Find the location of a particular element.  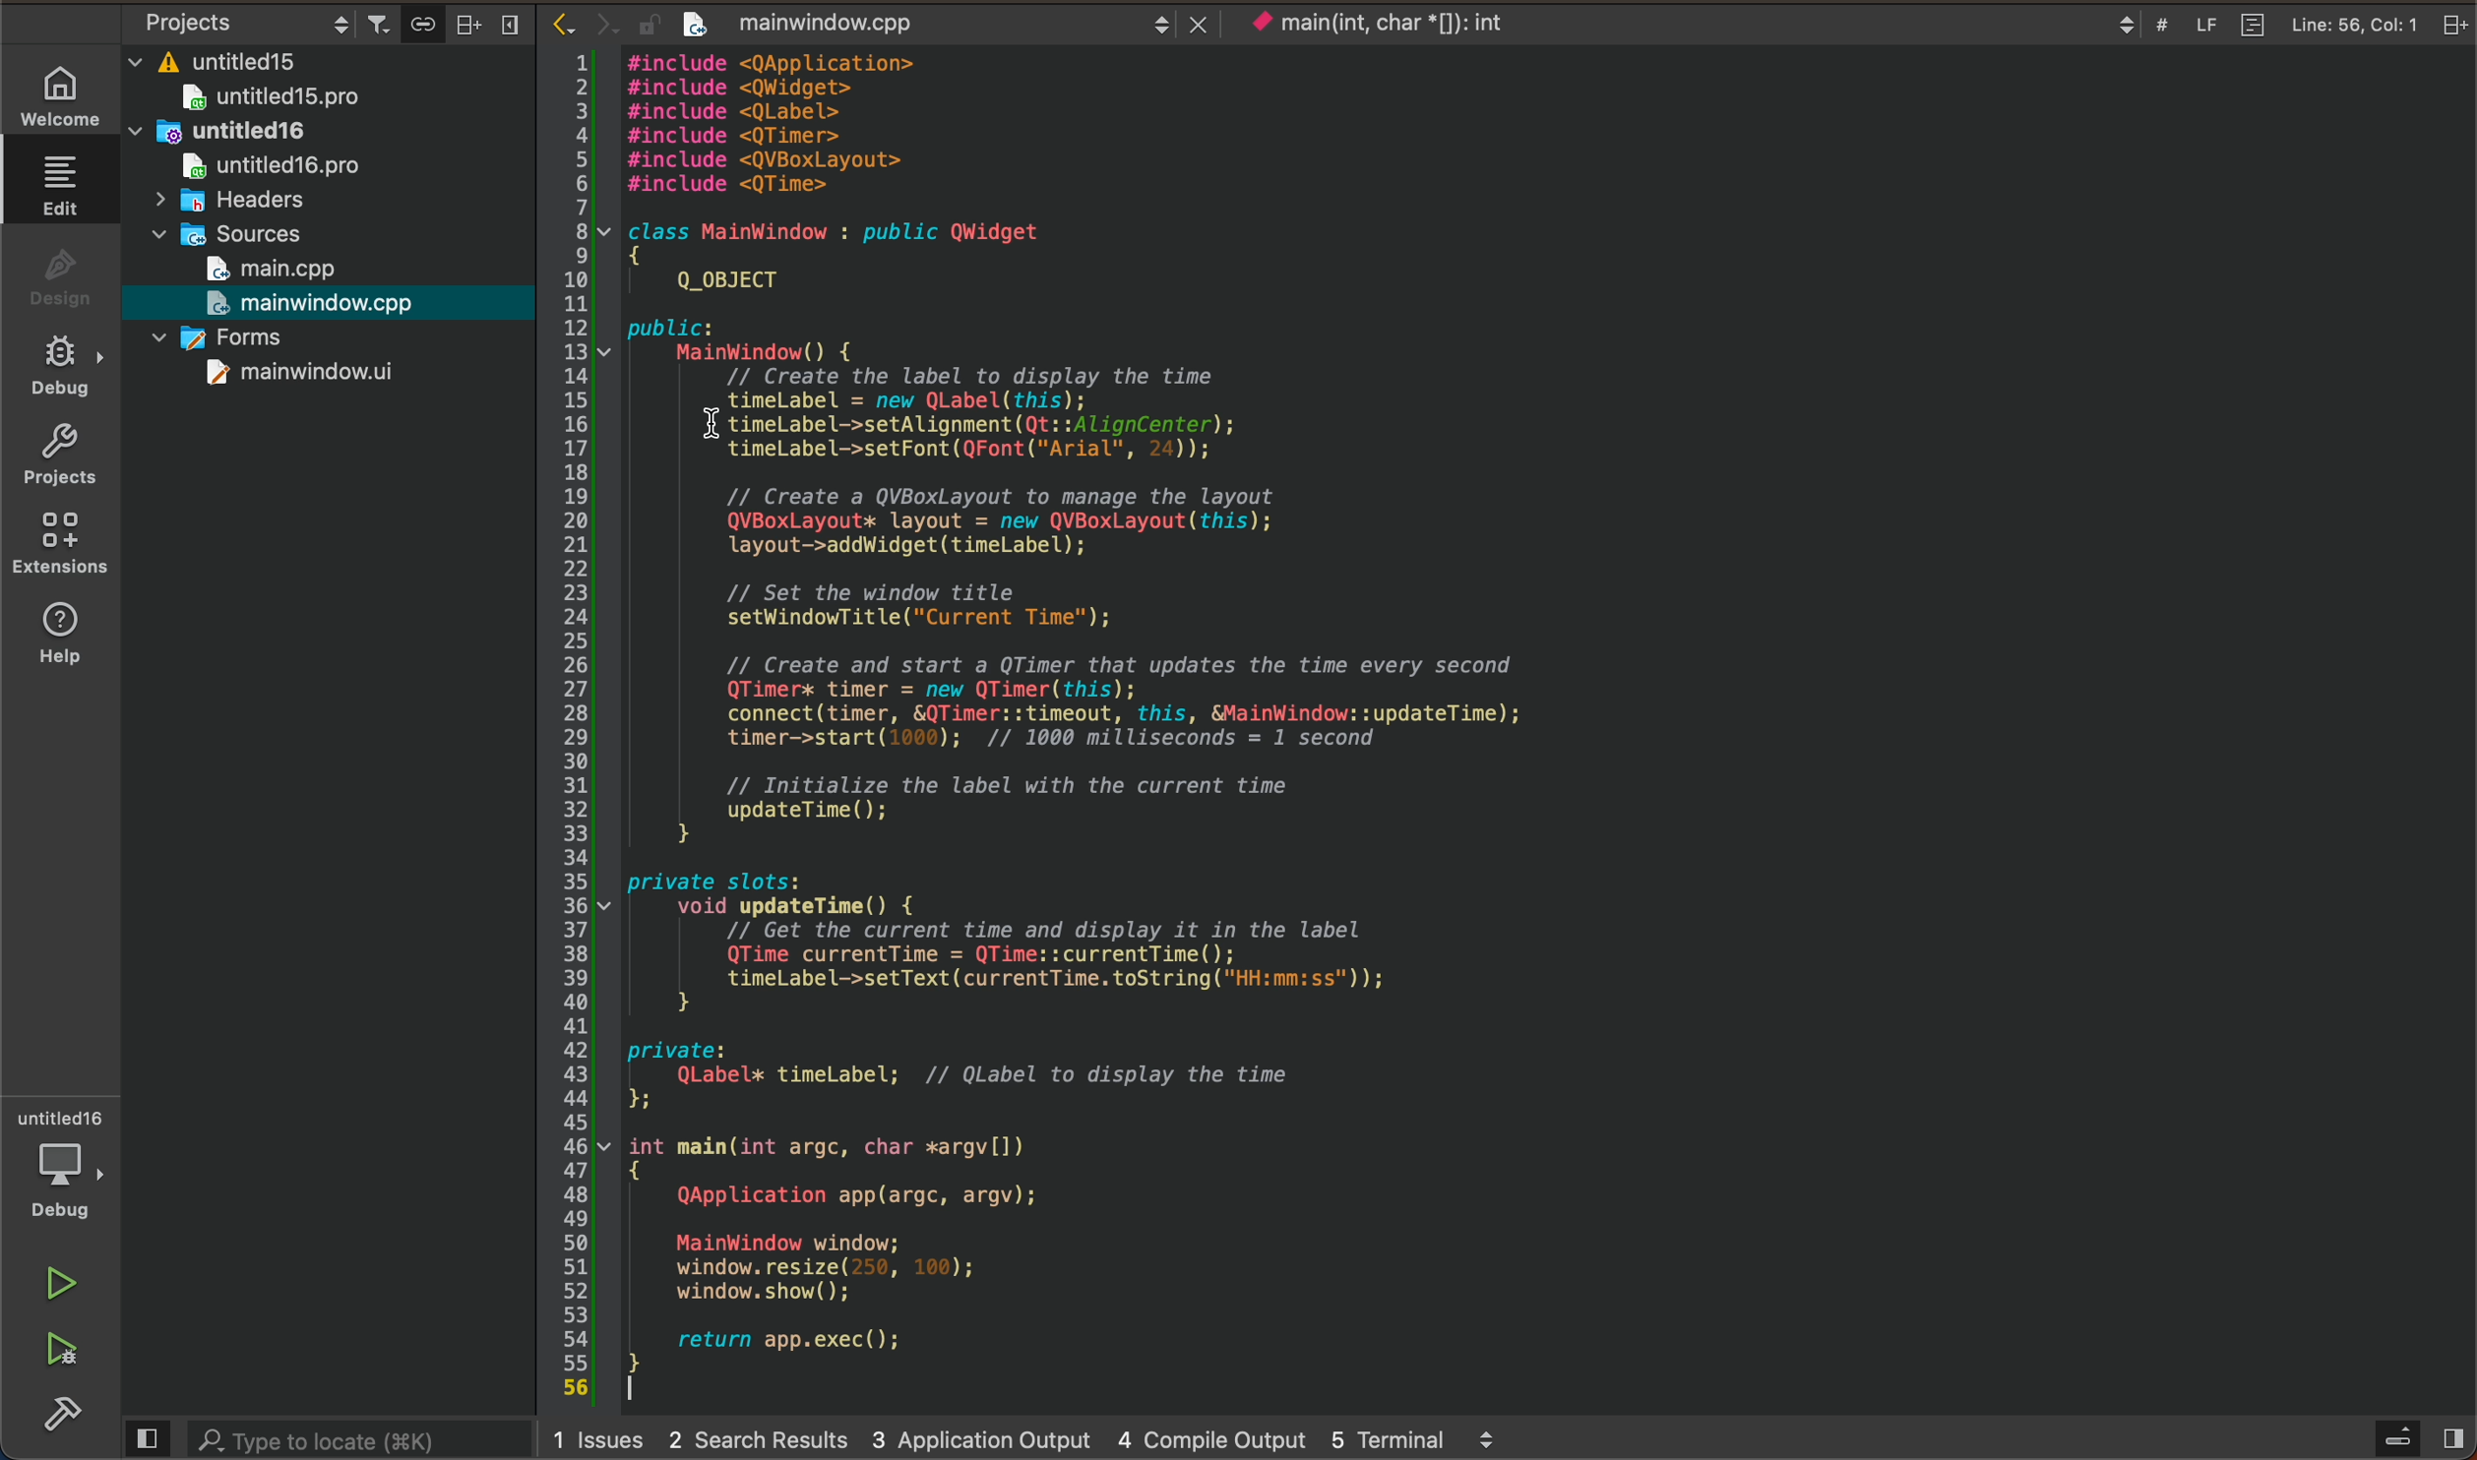

headers is located at coordinates (228, 205).